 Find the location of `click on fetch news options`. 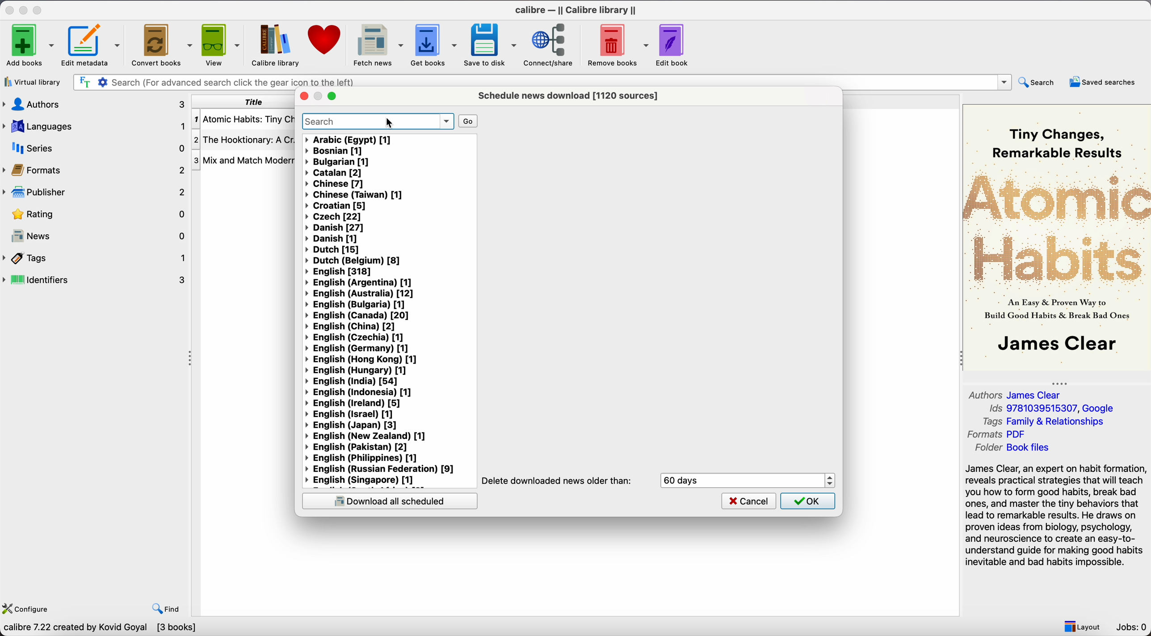

click on fetch news options is located at coordinates (377, 44).